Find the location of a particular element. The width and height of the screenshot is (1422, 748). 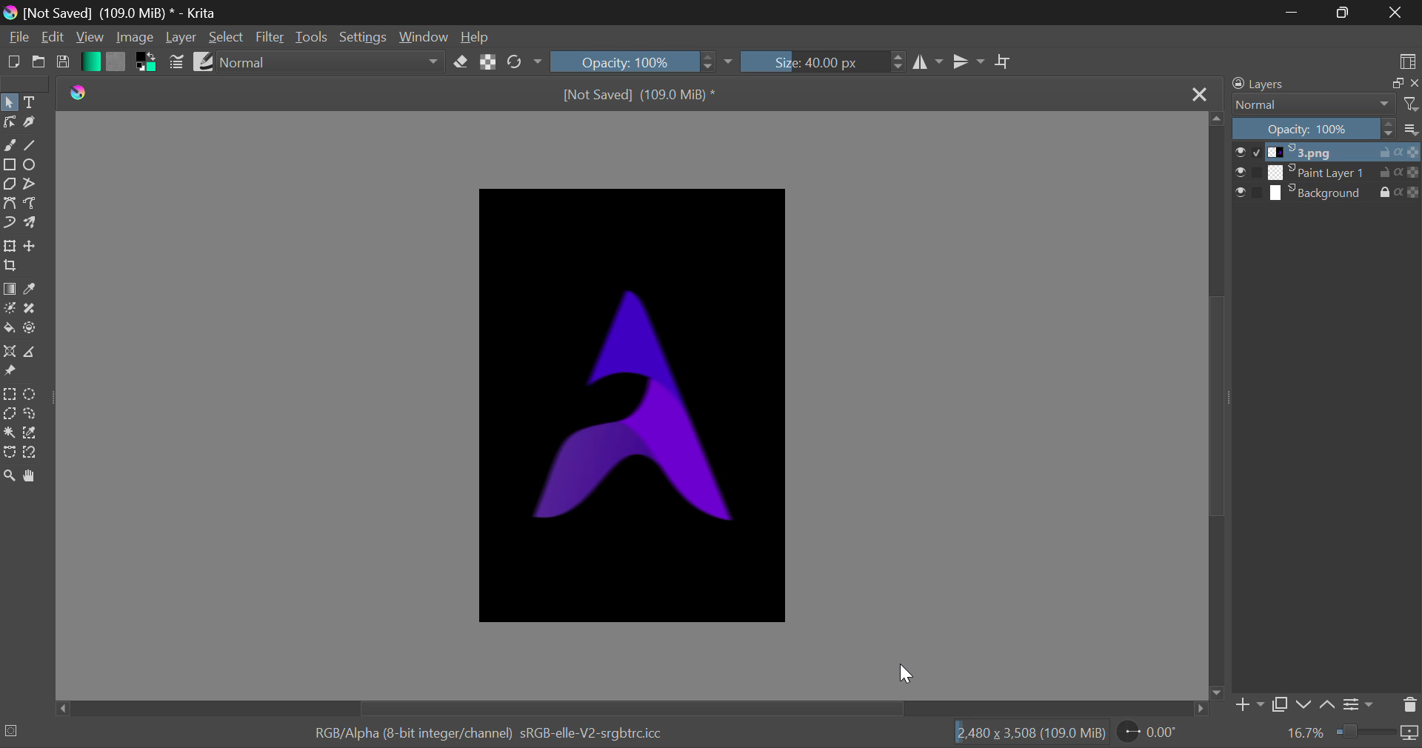

Measurements is located at coordinates (34, 352).